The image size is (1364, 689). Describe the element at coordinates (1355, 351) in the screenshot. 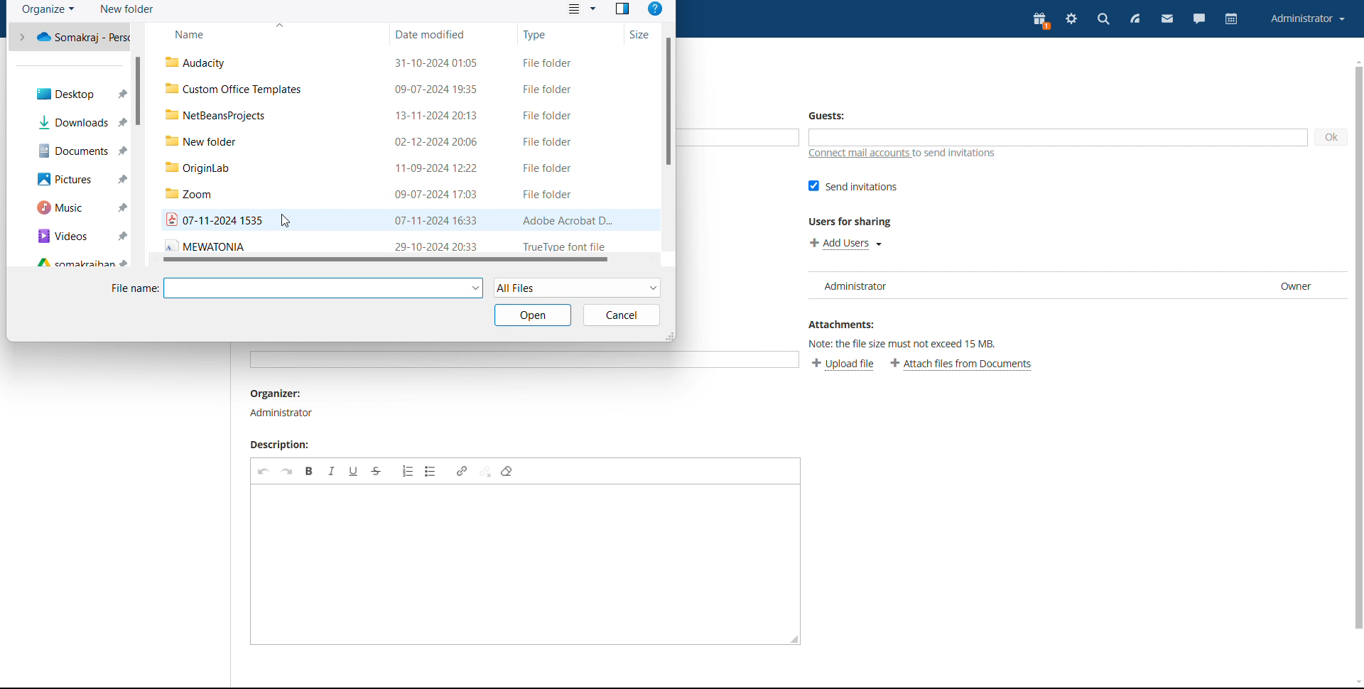

I see `` at that location.